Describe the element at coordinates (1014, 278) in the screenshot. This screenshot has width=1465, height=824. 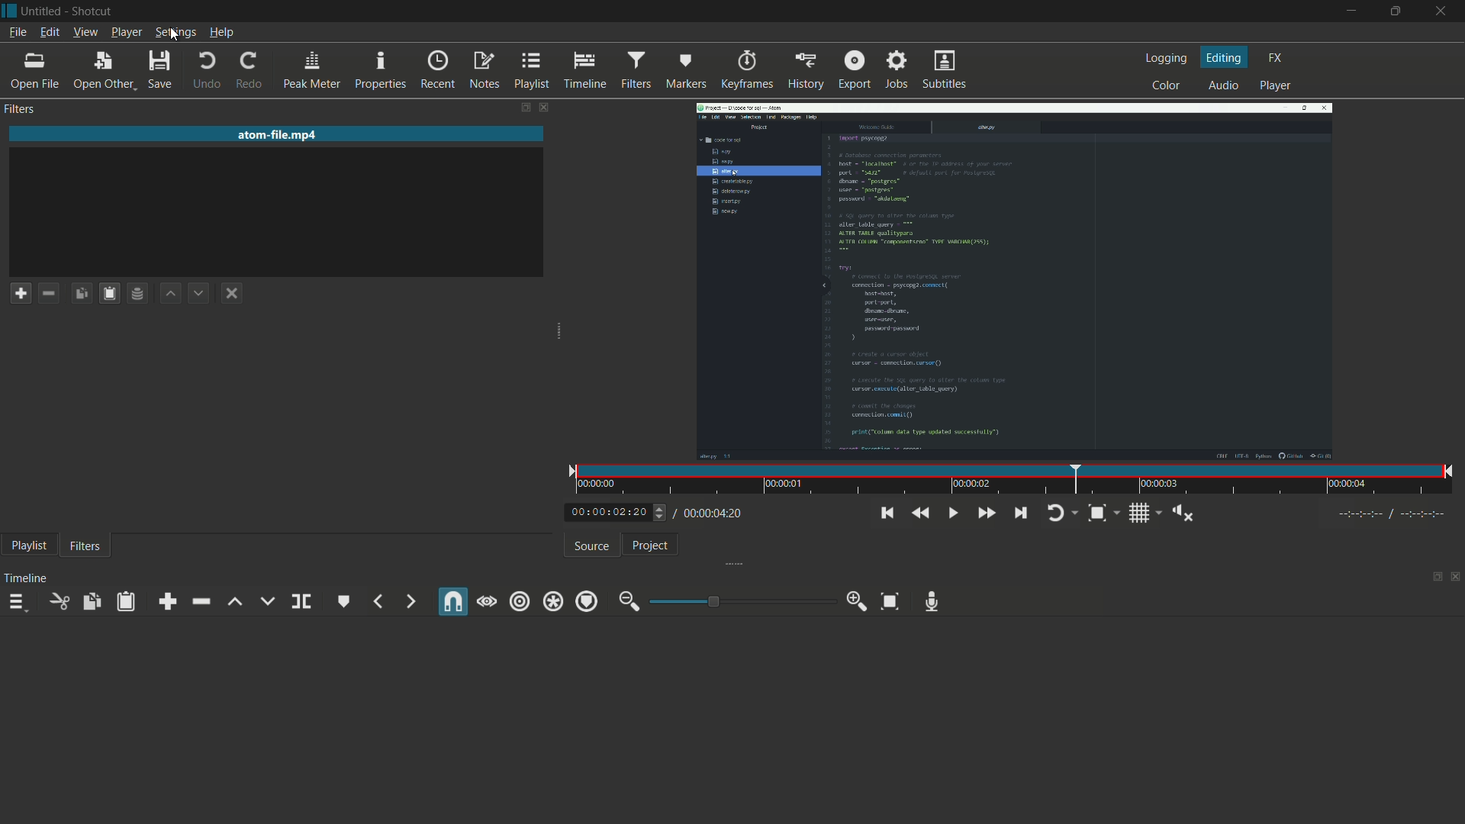
I see `imported video` at that location.